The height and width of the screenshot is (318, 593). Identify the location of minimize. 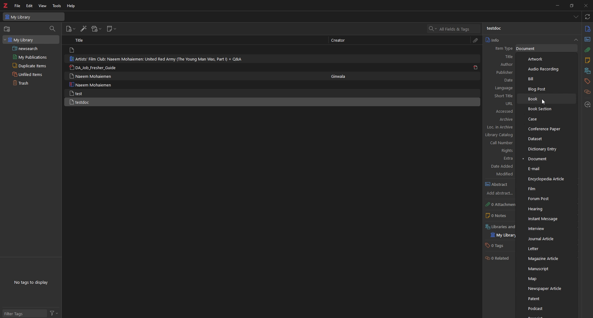
(556, 6).